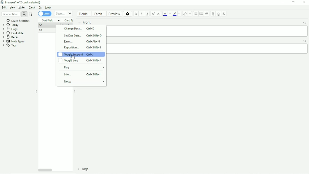  What do you see at coordinates (219, 14) in the screenshot?
I see `Record audio` at bounding box center [219, 14].